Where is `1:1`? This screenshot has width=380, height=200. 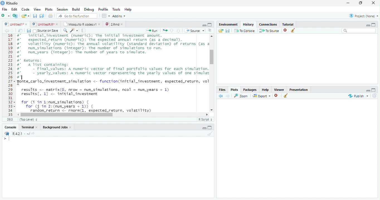 1:1 is located at coordinates (9, 119).